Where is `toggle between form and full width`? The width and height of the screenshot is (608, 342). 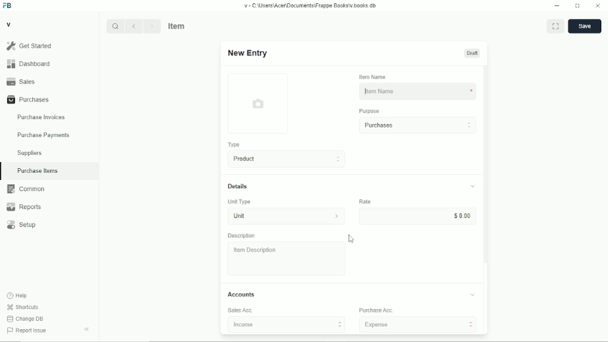
toggle between form and full width is located at coordinates (556, 26).